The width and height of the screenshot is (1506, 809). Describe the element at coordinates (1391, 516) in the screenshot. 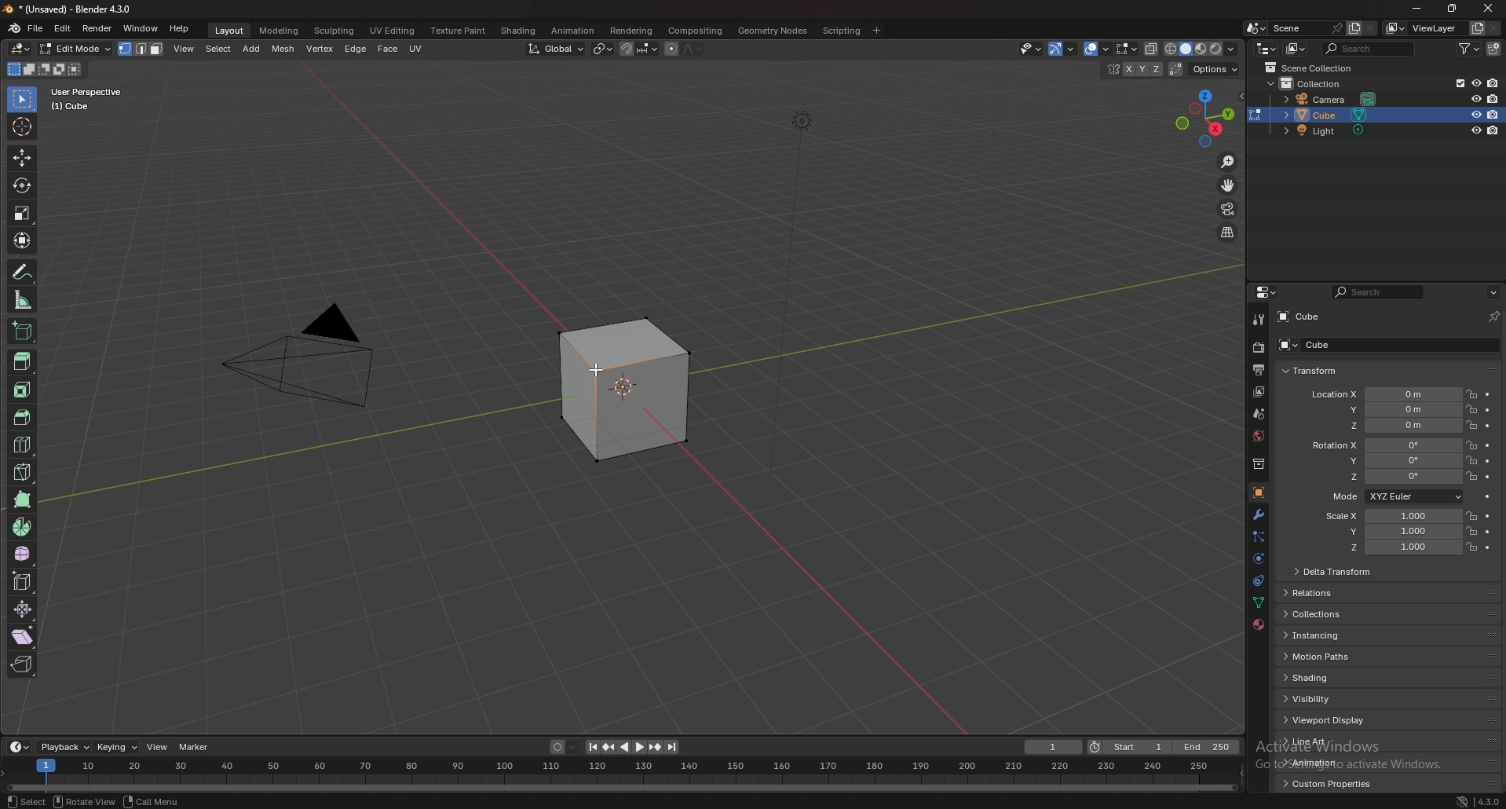

I see `scale x` at that location.